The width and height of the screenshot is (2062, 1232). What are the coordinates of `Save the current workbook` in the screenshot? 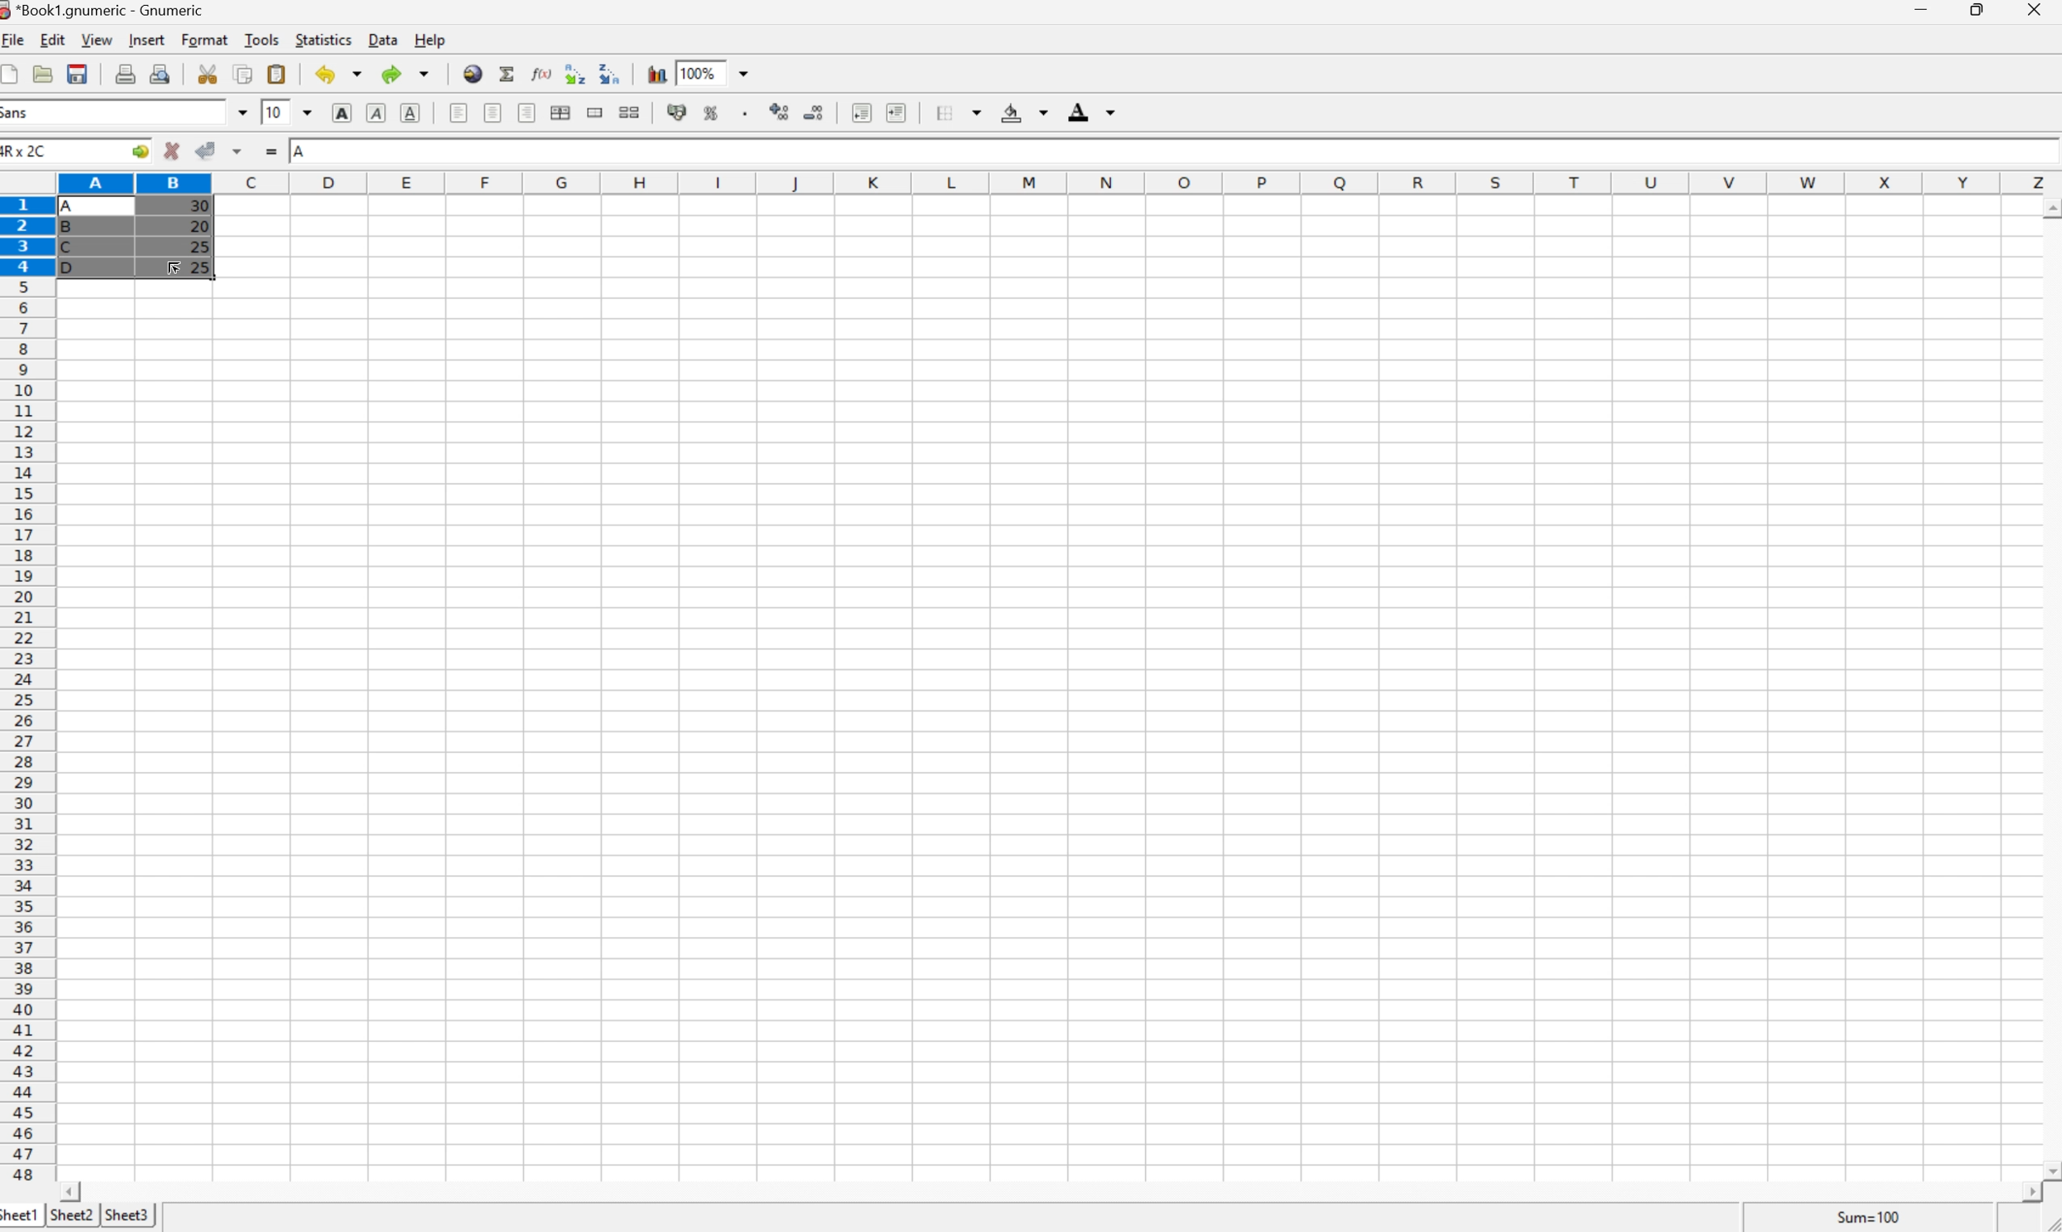 It's located at (76, 74).